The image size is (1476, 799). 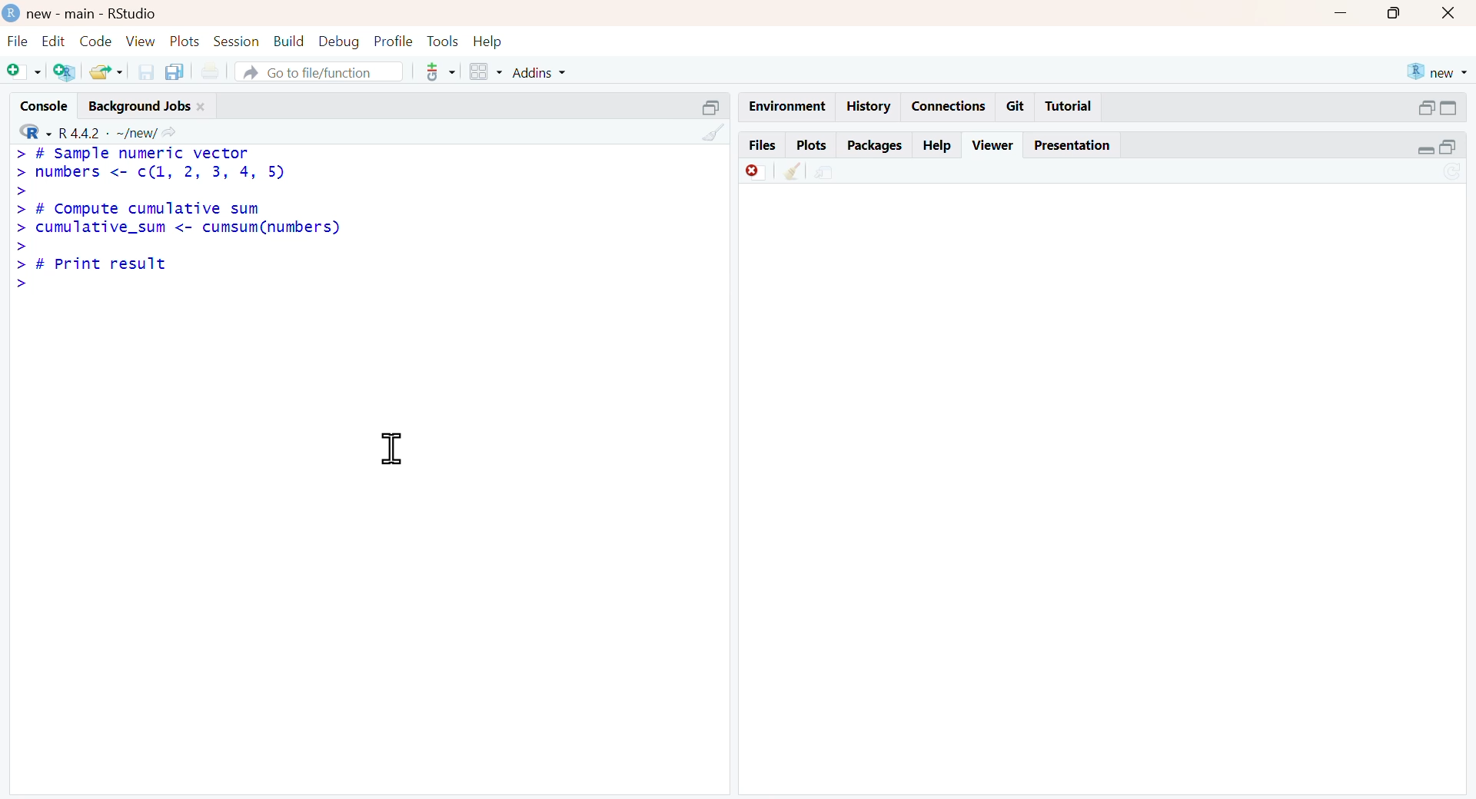 What do you see at coordinates (46, 105) in the screenshot?
I see `console` at bounding box center [46, 105].